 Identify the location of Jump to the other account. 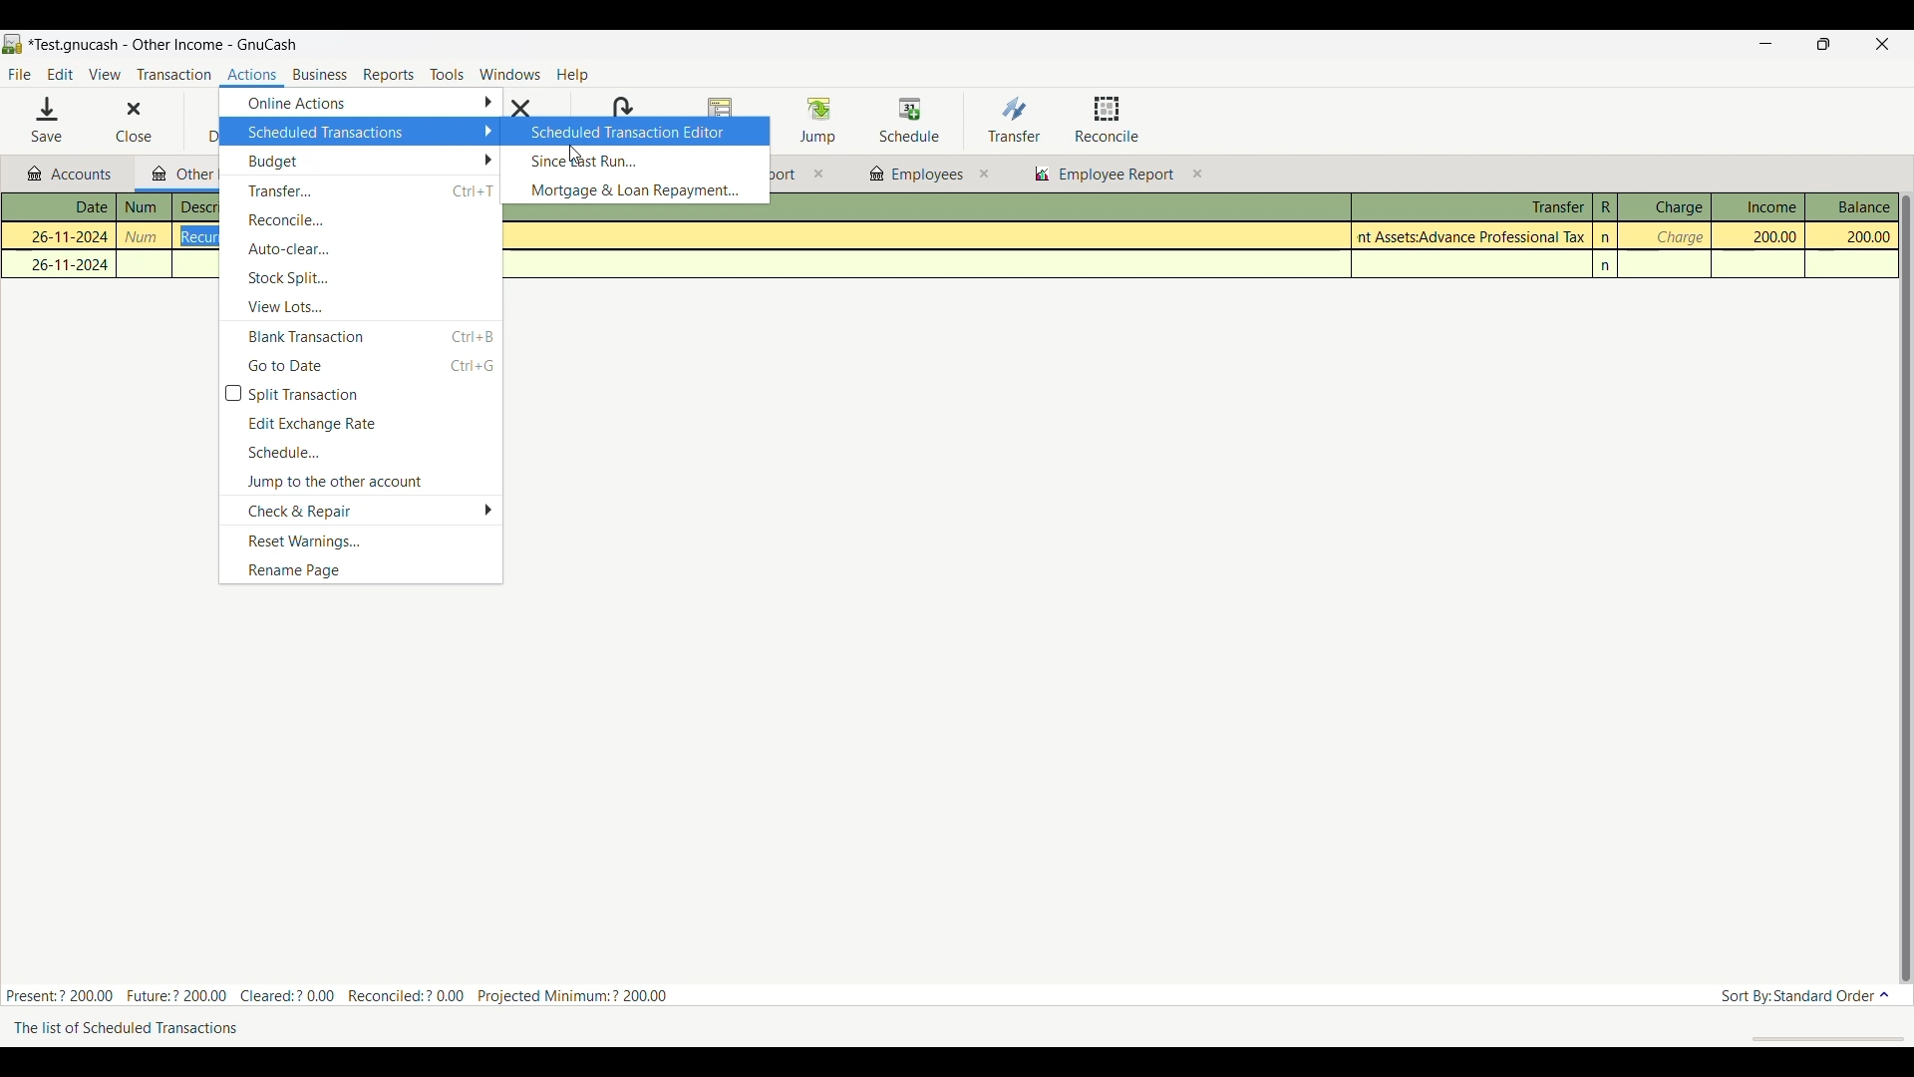
(360, 482).